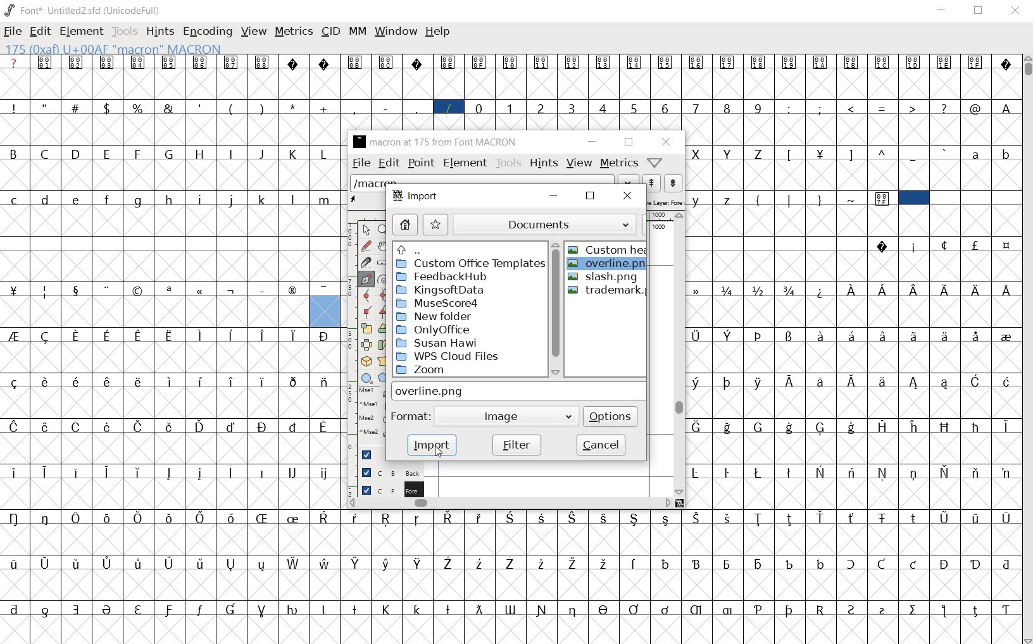 The height and width of the screenshot is (644, 1033). Describe the element at coordinates (665, 517) in the screenshot. I see `Symbol` at that location.